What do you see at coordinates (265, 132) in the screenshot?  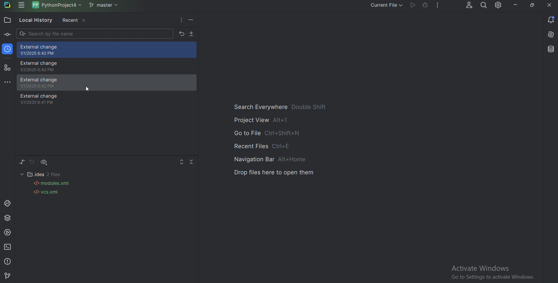 I see `Go to file` at bounding box center [265, 132].